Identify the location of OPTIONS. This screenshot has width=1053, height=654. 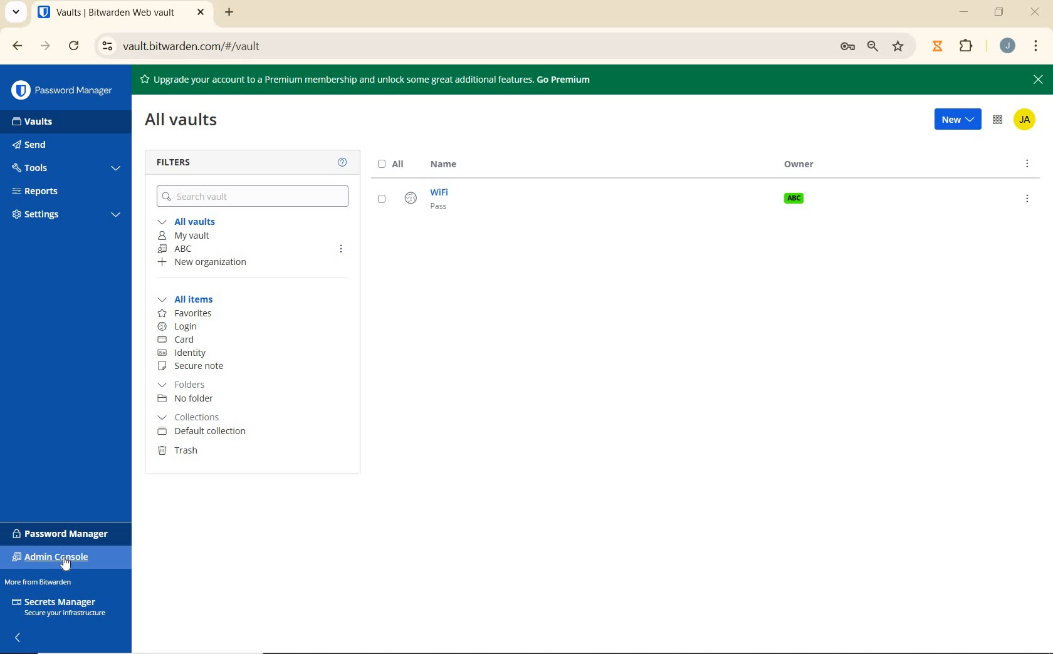
(1025, 199).